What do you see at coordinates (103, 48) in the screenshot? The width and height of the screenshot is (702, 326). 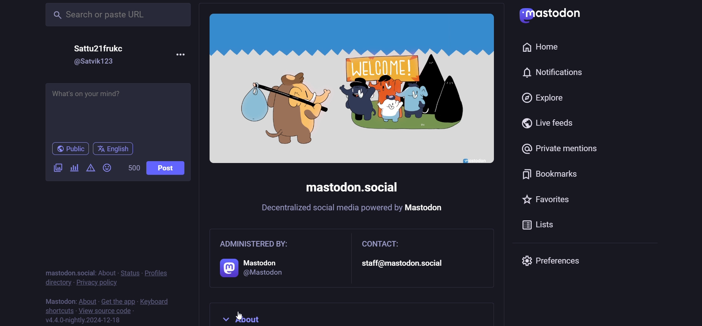 I see `name` at bounding box center [103, 48].